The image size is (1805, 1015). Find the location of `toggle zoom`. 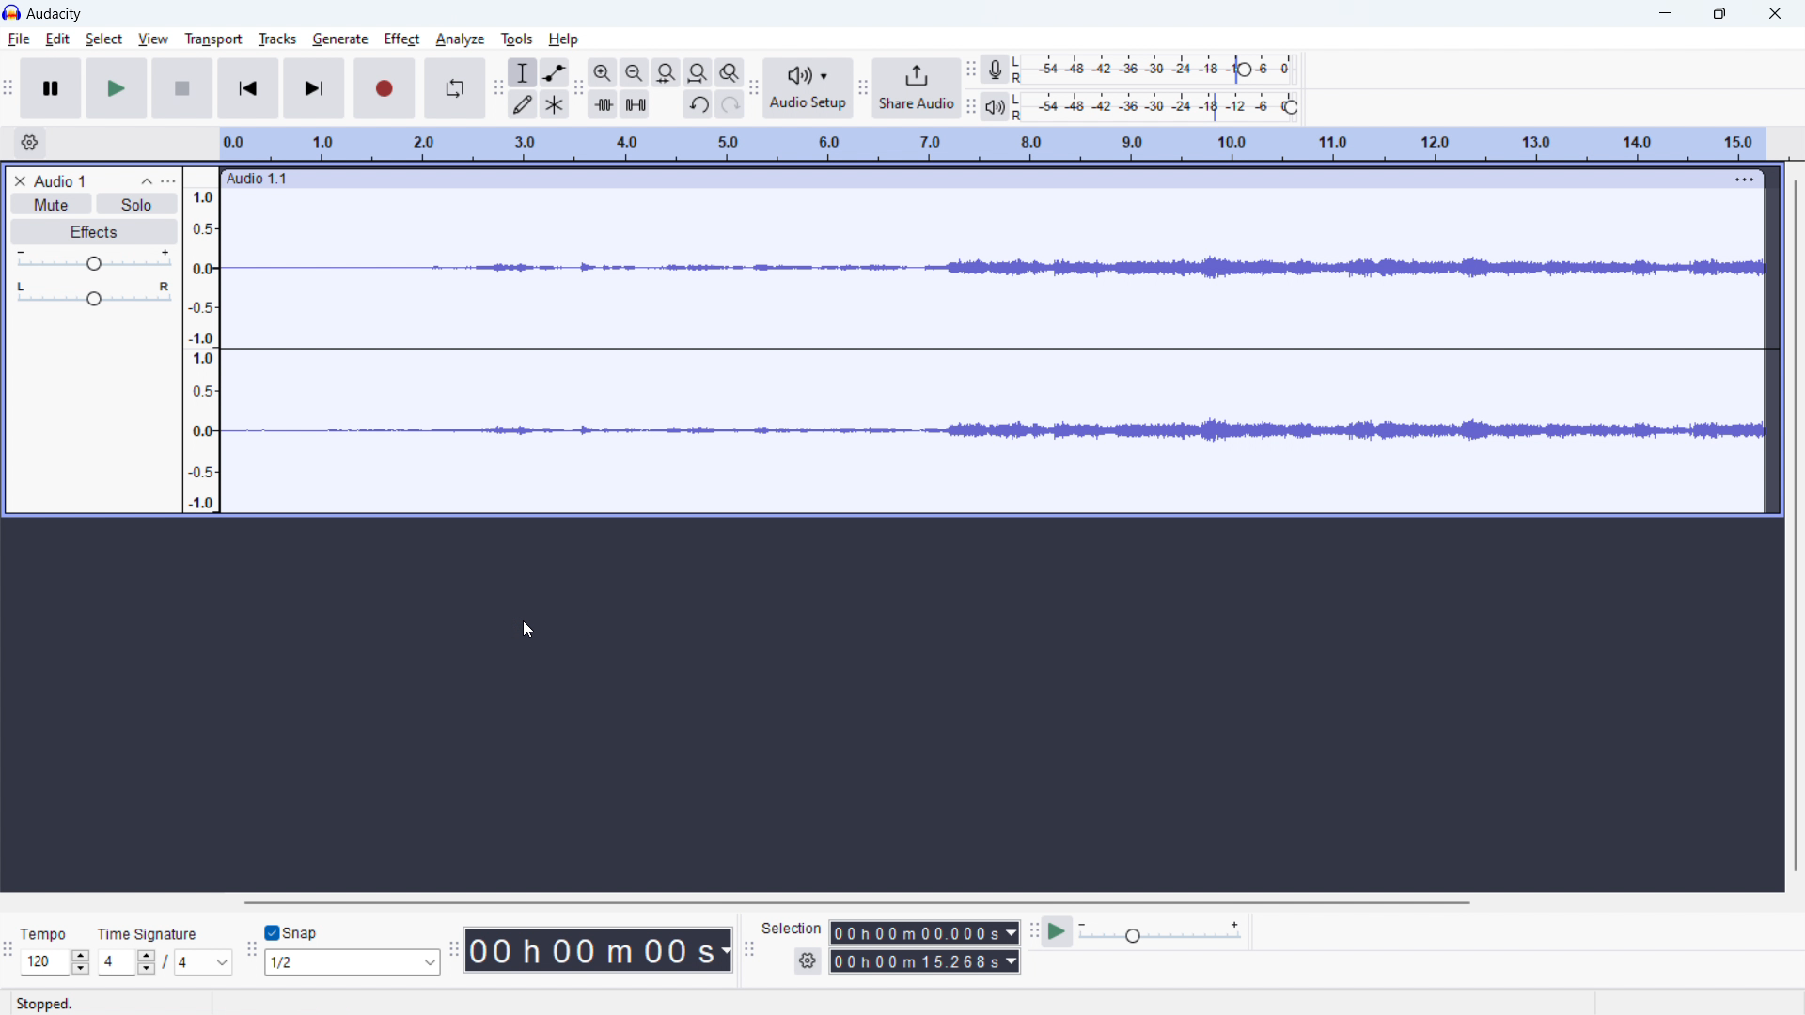

toggle zoom is located at coordinates (730, 71).